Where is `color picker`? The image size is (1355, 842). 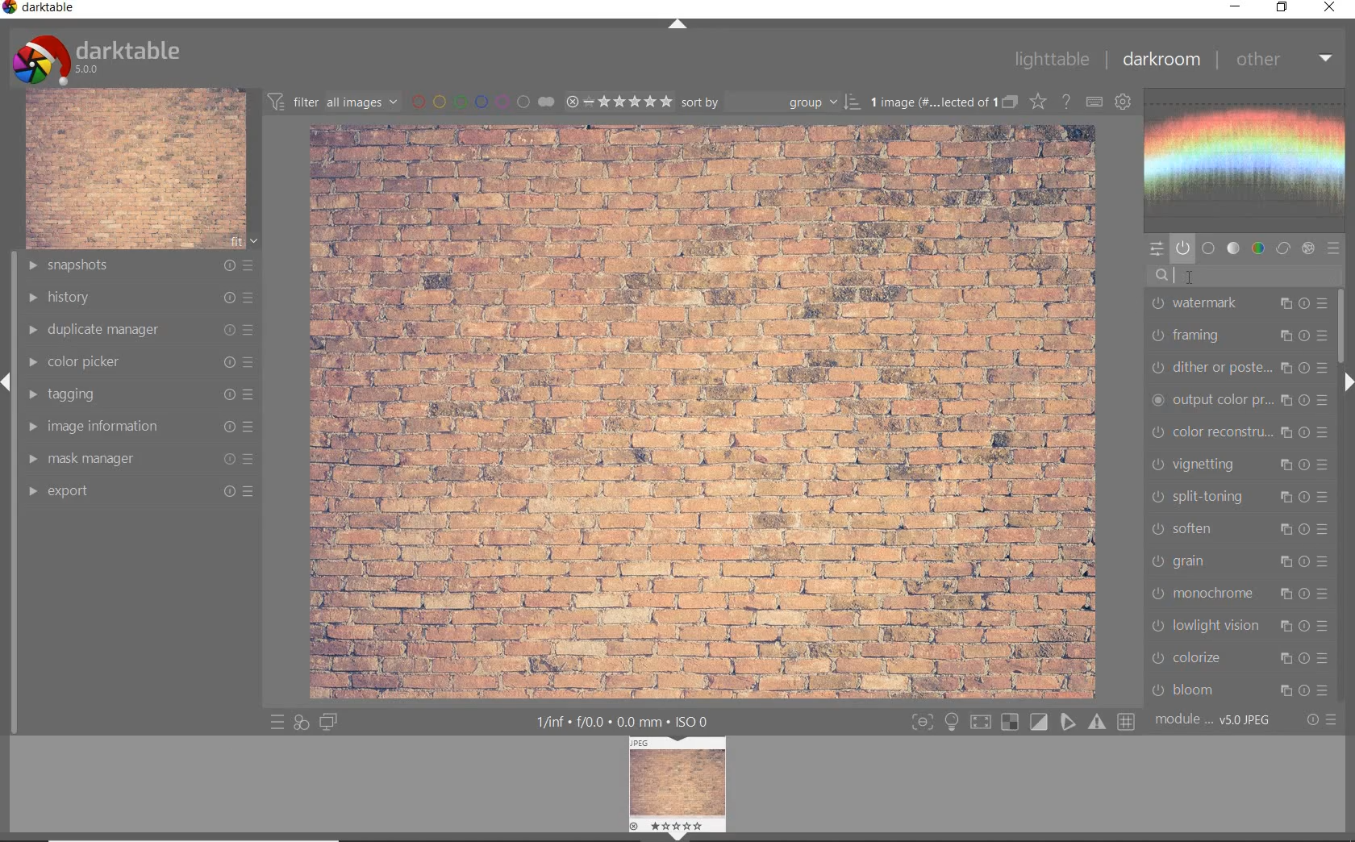
color picker is located at coordinates (142, 363).